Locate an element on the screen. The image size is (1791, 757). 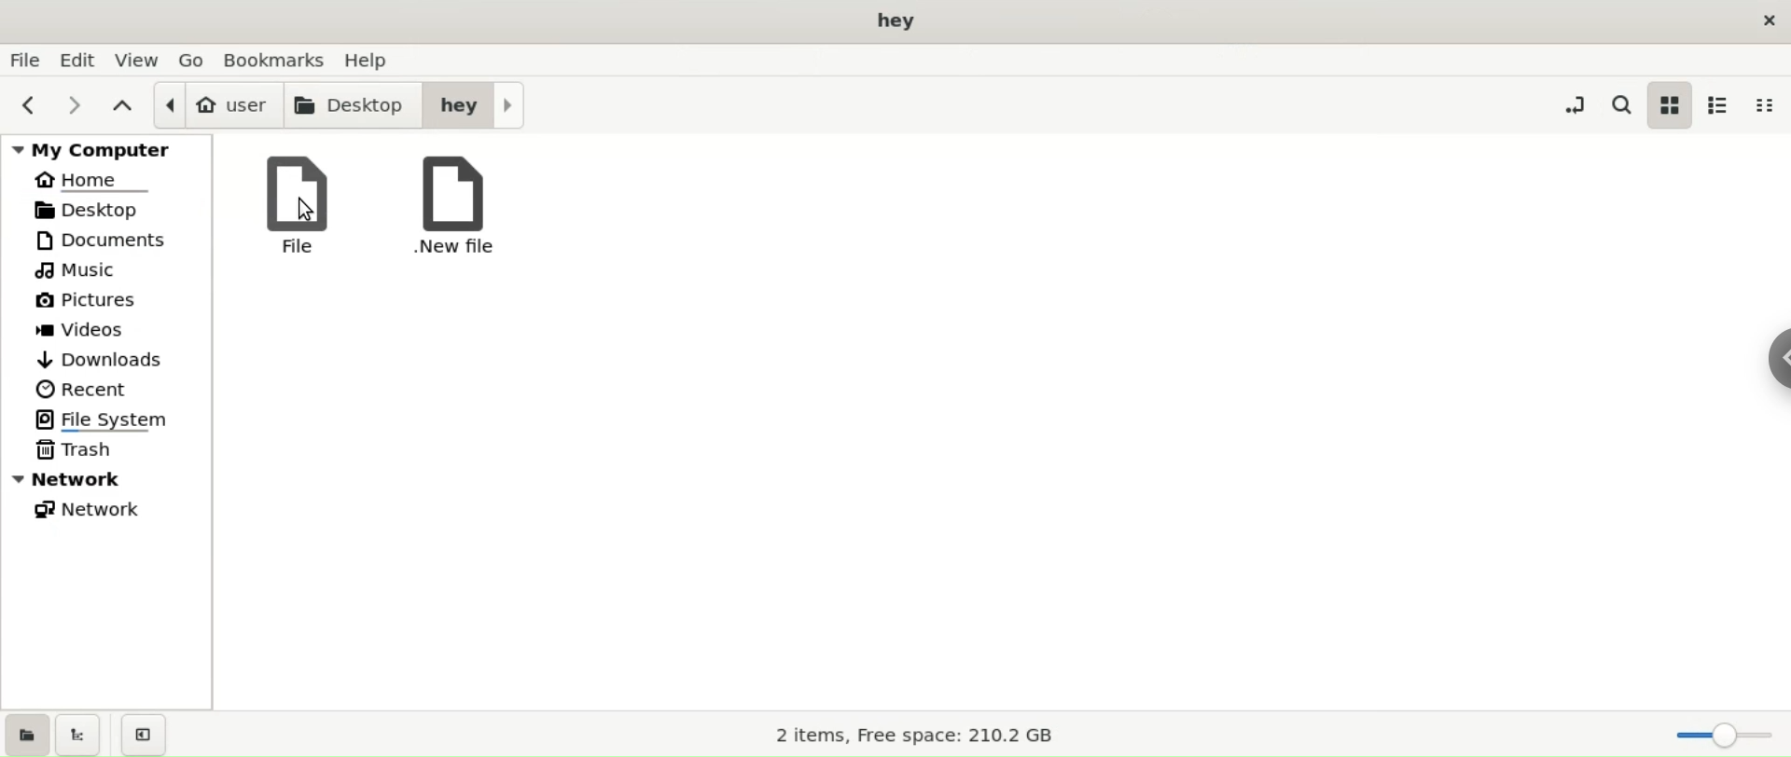
previous is located at coordinates (31, 103).